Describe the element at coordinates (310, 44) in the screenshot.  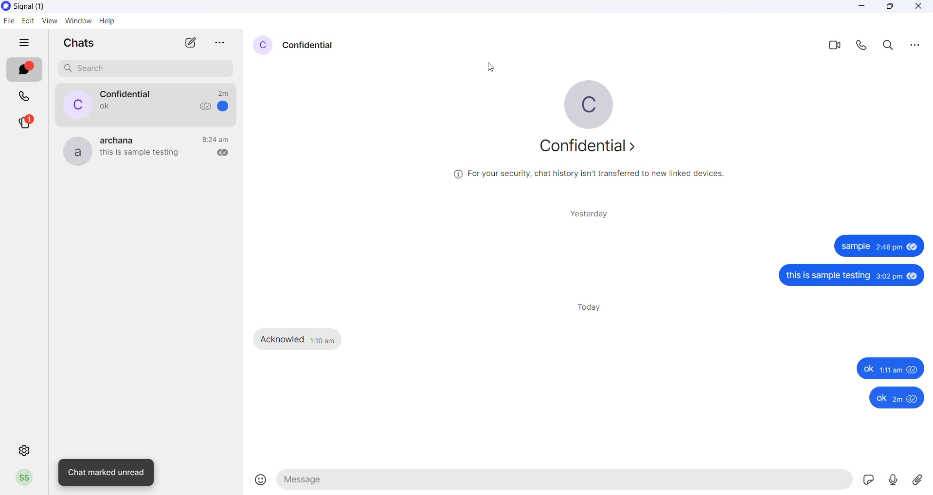
I see `contact name` at that location.